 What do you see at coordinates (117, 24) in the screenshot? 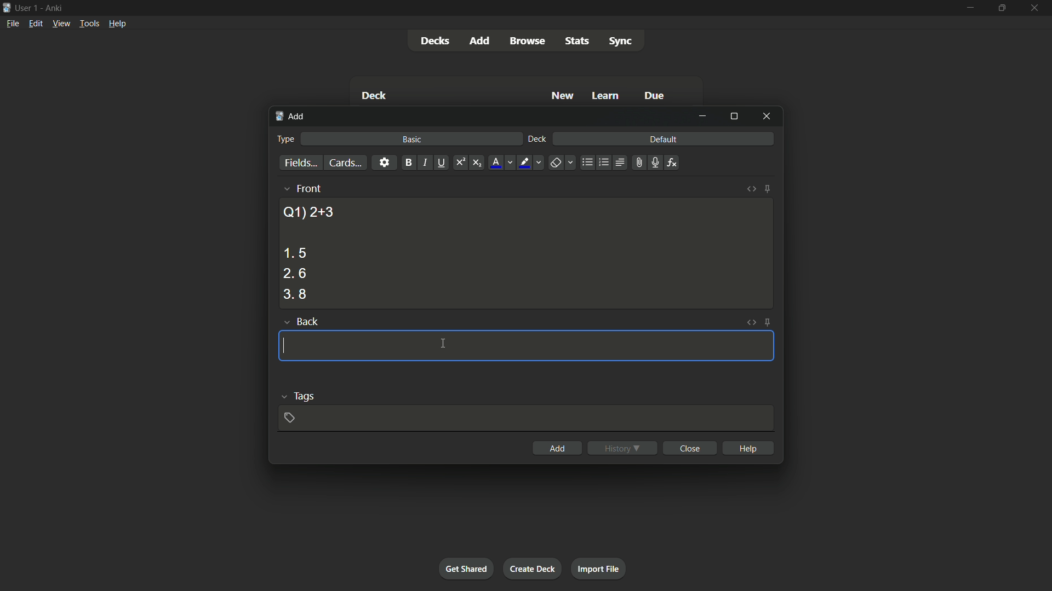
I see `help menu` at bounding box center [117, 24].